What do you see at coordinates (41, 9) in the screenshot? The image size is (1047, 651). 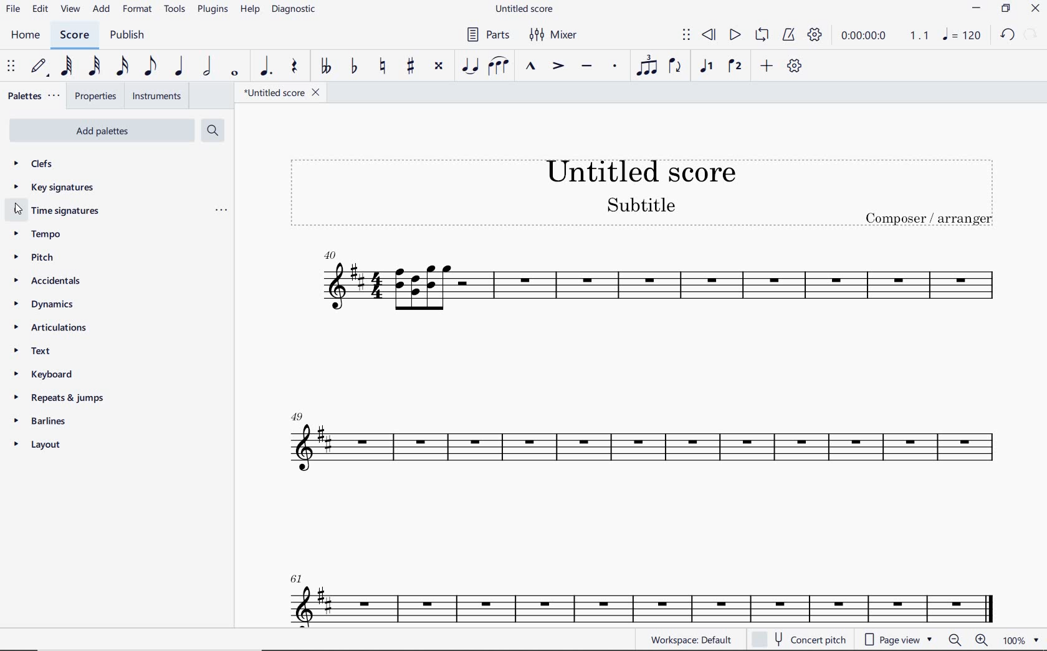 I see `EDIT` at bounding box center [41, 9].